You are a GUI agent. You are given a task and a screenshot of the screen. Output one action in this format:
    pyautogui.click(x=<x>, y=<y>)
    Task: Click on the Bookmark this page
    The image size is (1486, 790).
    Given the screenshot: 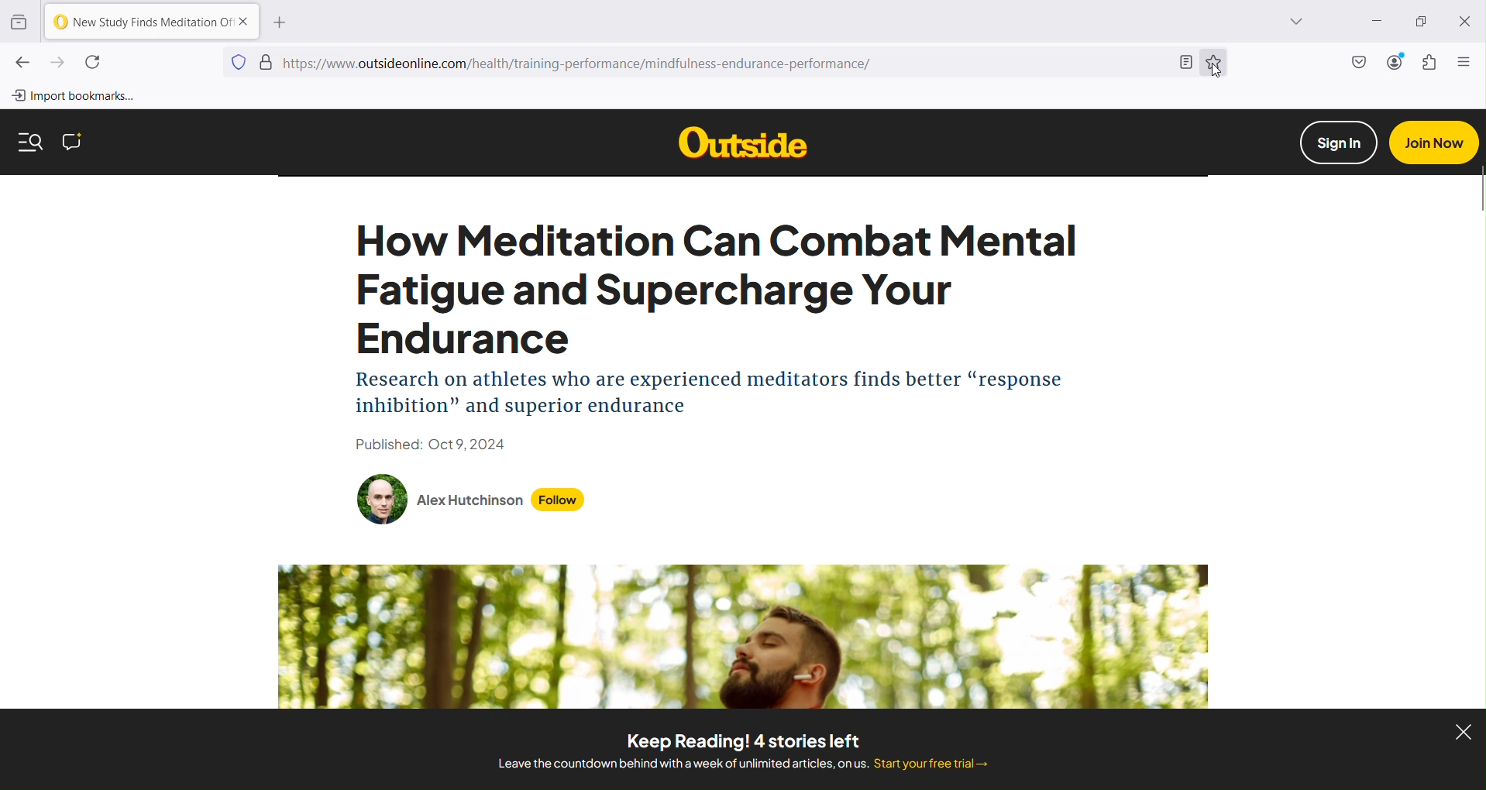 What is the action you would take?
    pyautogui.click(x=1213, y=62)
    